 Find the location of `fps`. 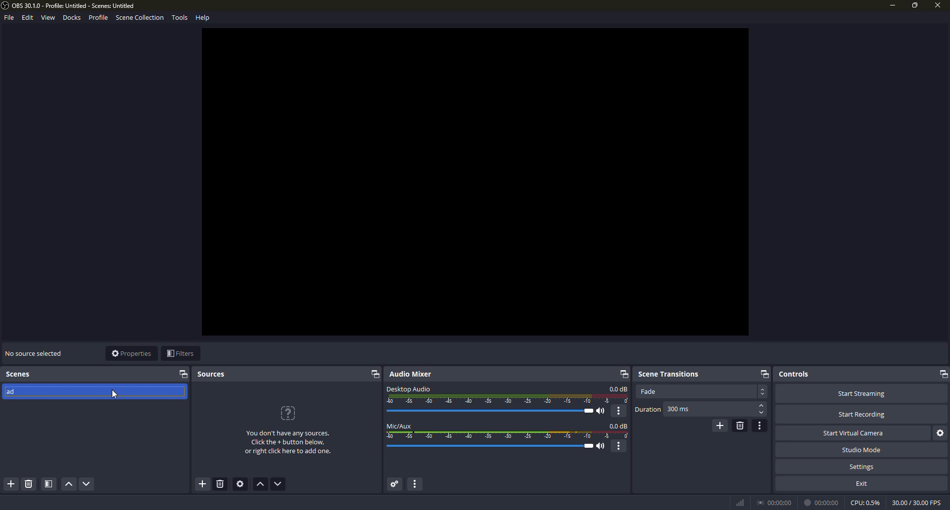

fps is located at coordinates (915, 502).